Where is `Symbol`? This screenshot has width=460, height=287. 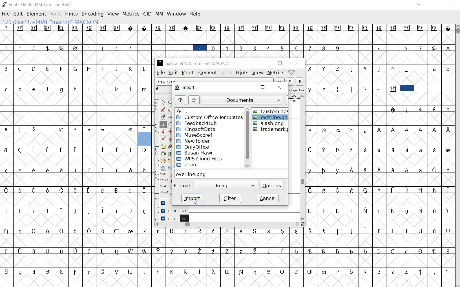
Symbol is located at coordinates (21, 231).